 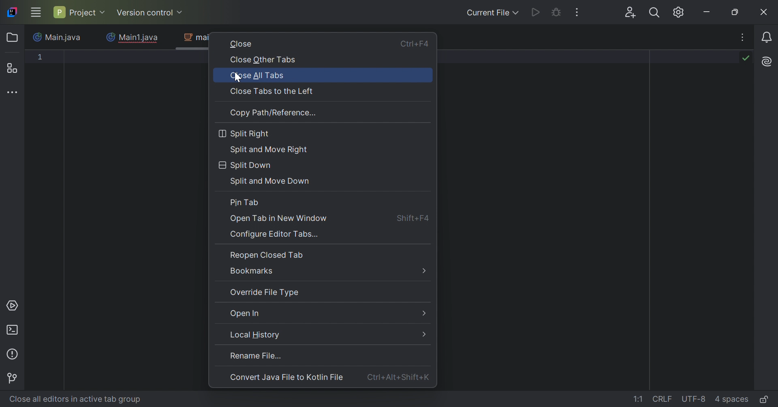 What do you see at coordinates (246, 165) in the screenshot?
I see `Split Down` at bounding box center [246, 165].